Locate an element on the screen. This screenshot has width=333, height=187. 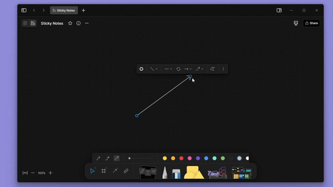
frame is located at coordinates (105, 170).